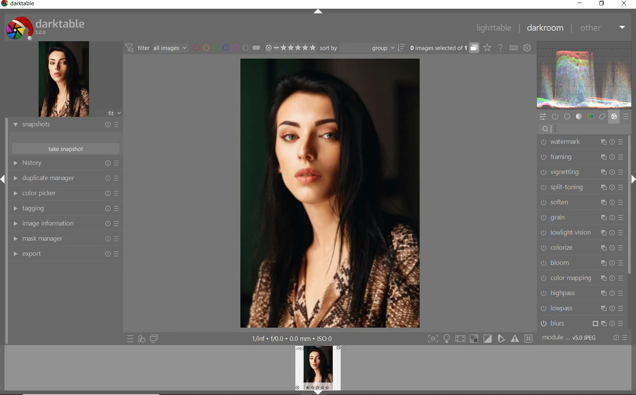 This screenshot has width=636, height=395. Describe the element at coordinates (581, 172) in the screenshot. I see `vignetting` at that location.